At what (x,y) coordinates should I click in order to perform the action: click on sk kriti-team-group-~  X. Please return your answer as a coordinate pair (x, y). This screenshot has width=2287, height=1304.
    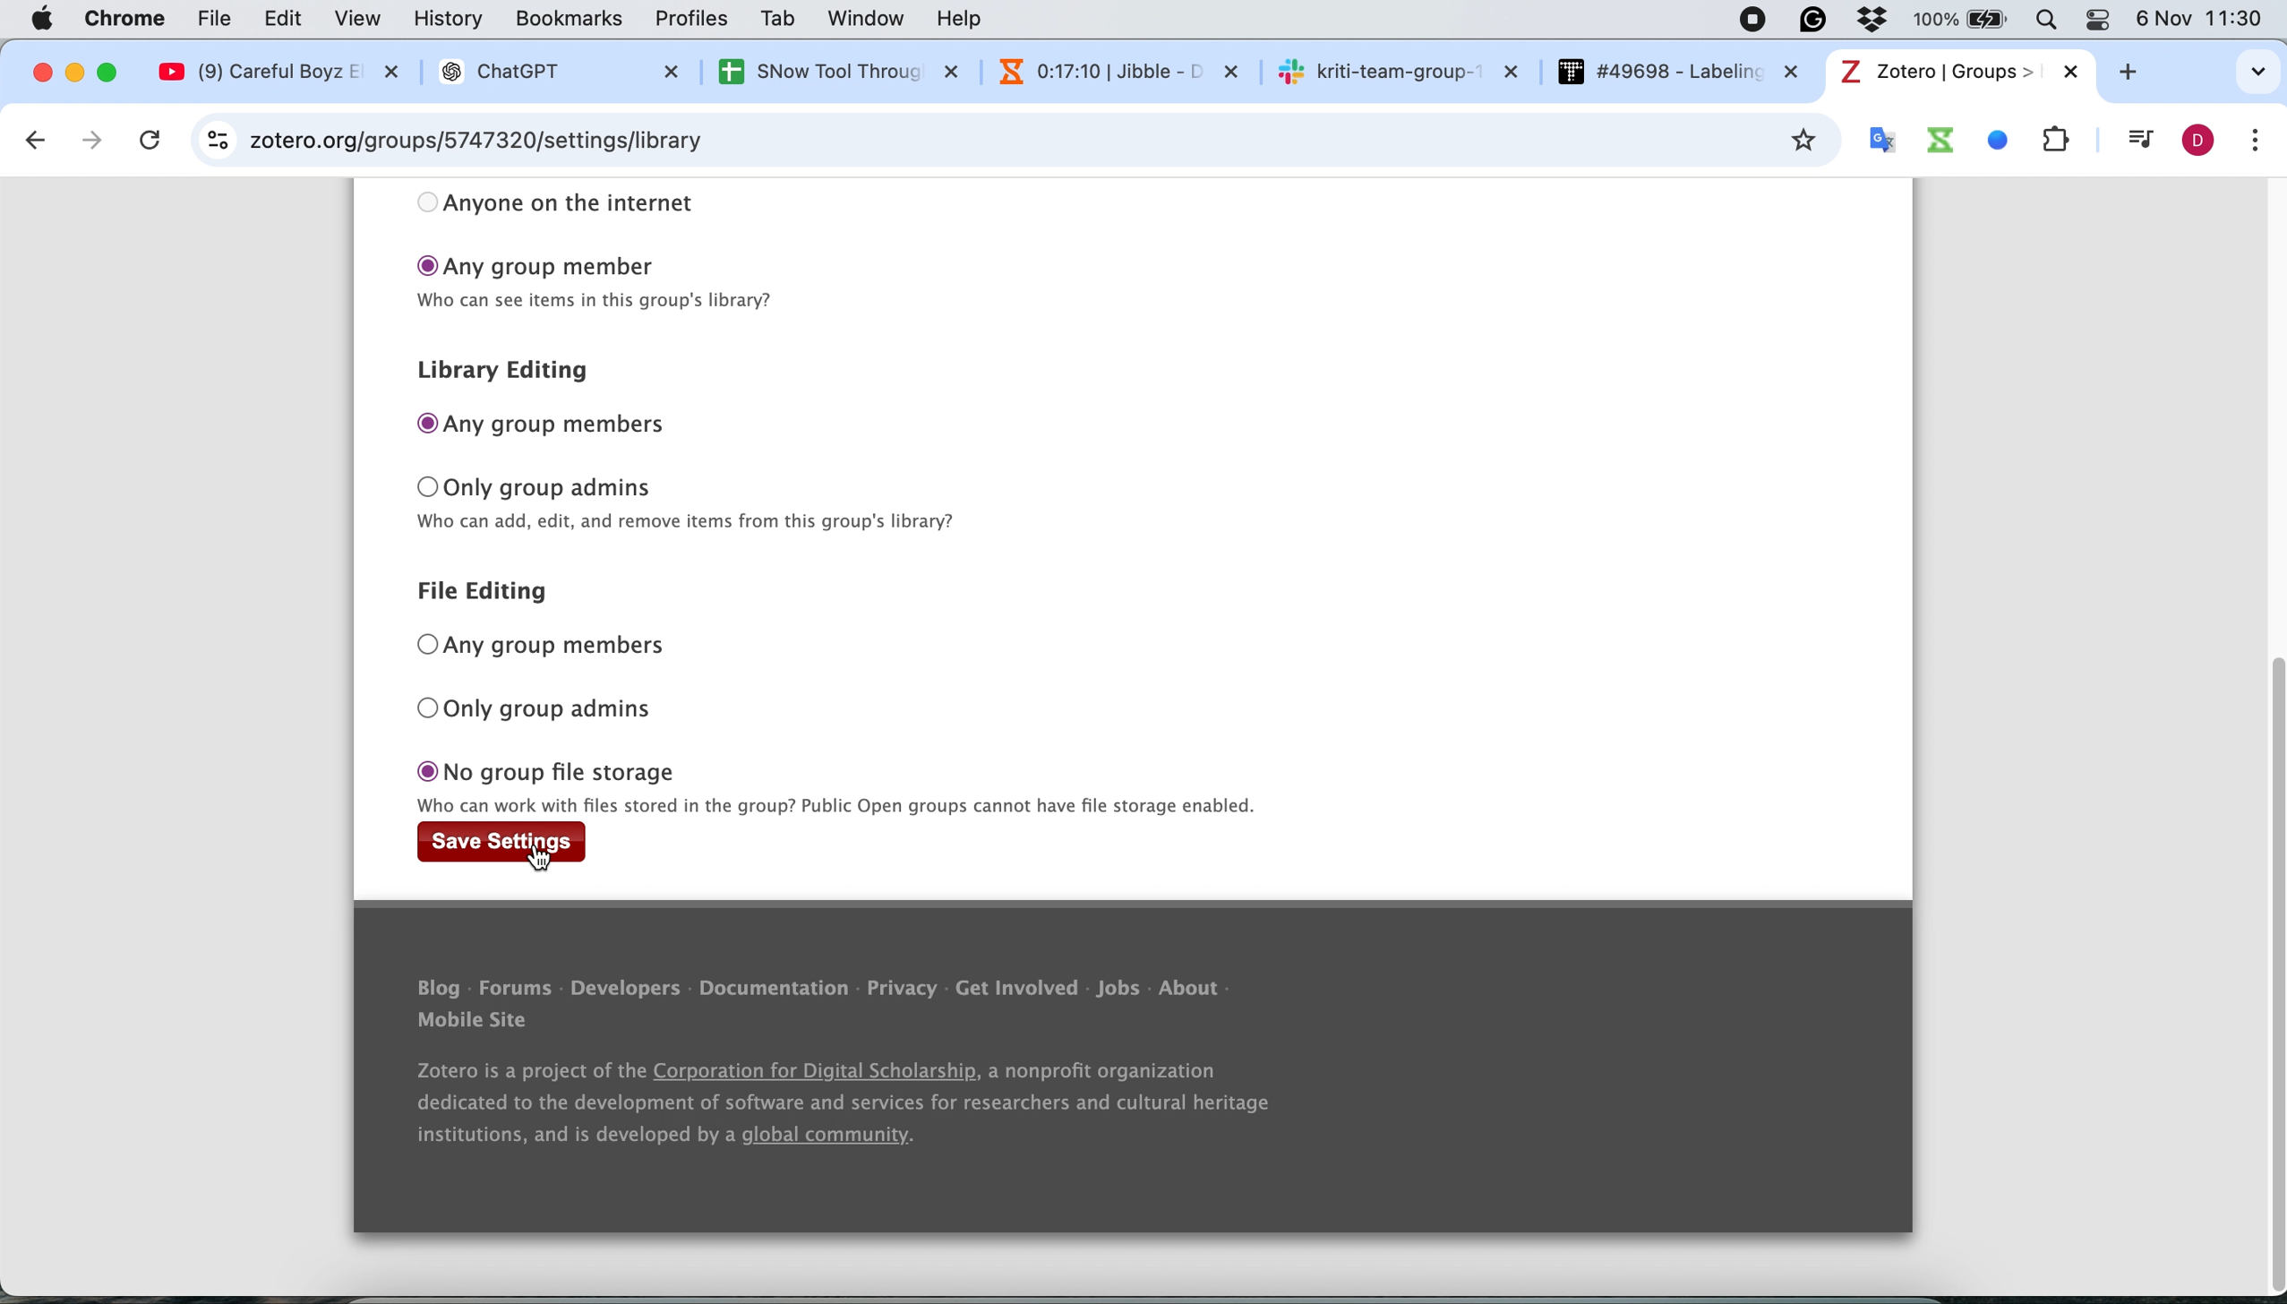
    Looking at the image, I should click on (1397, 70).